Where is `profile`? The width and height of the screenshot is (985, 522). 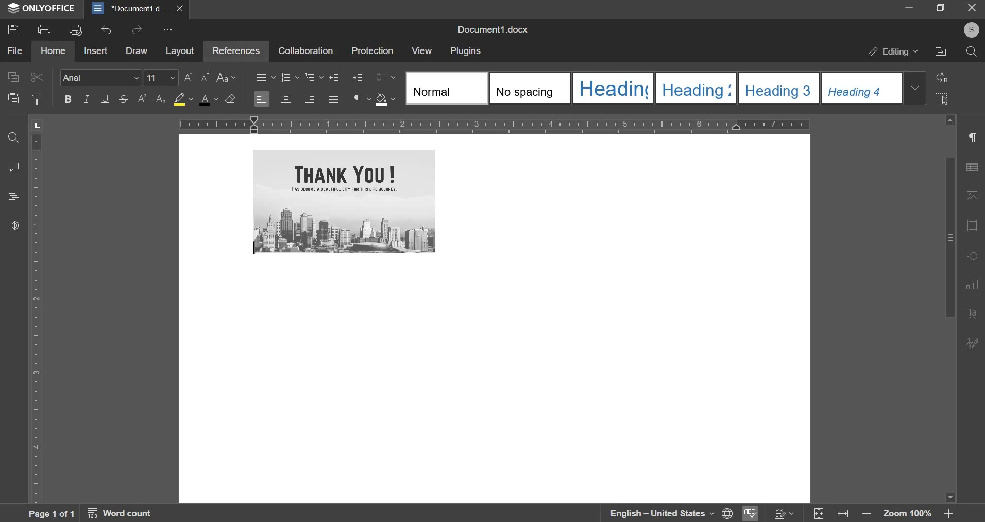 profile is located at coordinates (970, 30).